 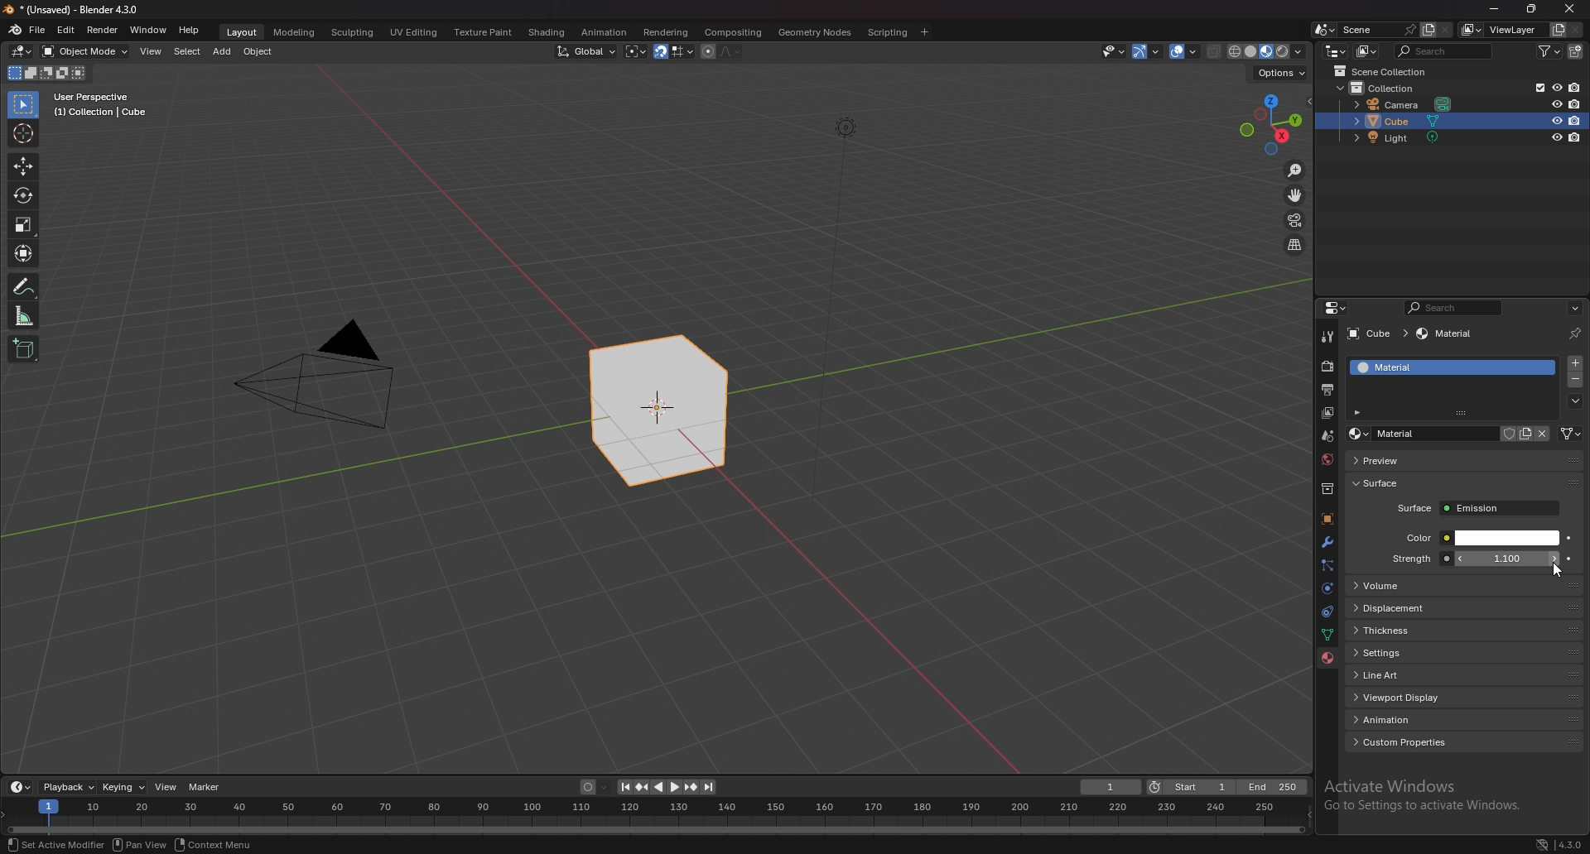 What do you see at coordinates (53, 844) in the screenshot?
I see `` at bounding box center [53, 844].